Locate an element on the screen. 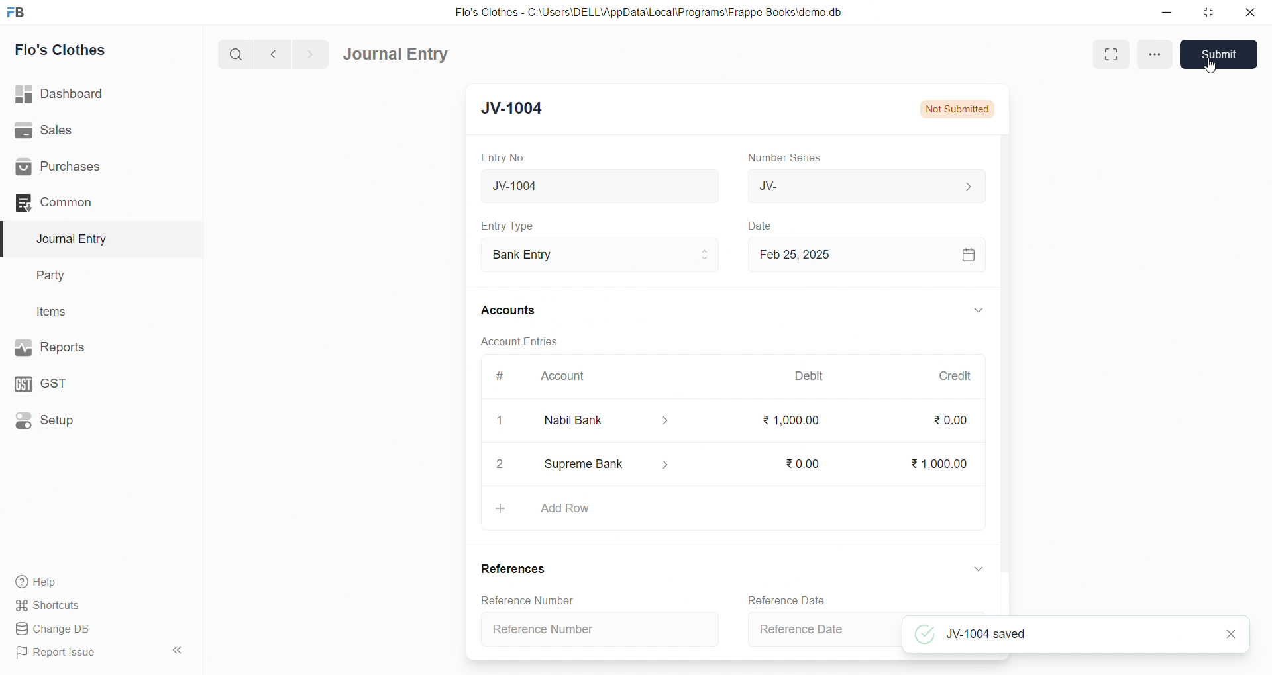 The image size is (1272, 675). Credit is located at coordinates (955, 376).